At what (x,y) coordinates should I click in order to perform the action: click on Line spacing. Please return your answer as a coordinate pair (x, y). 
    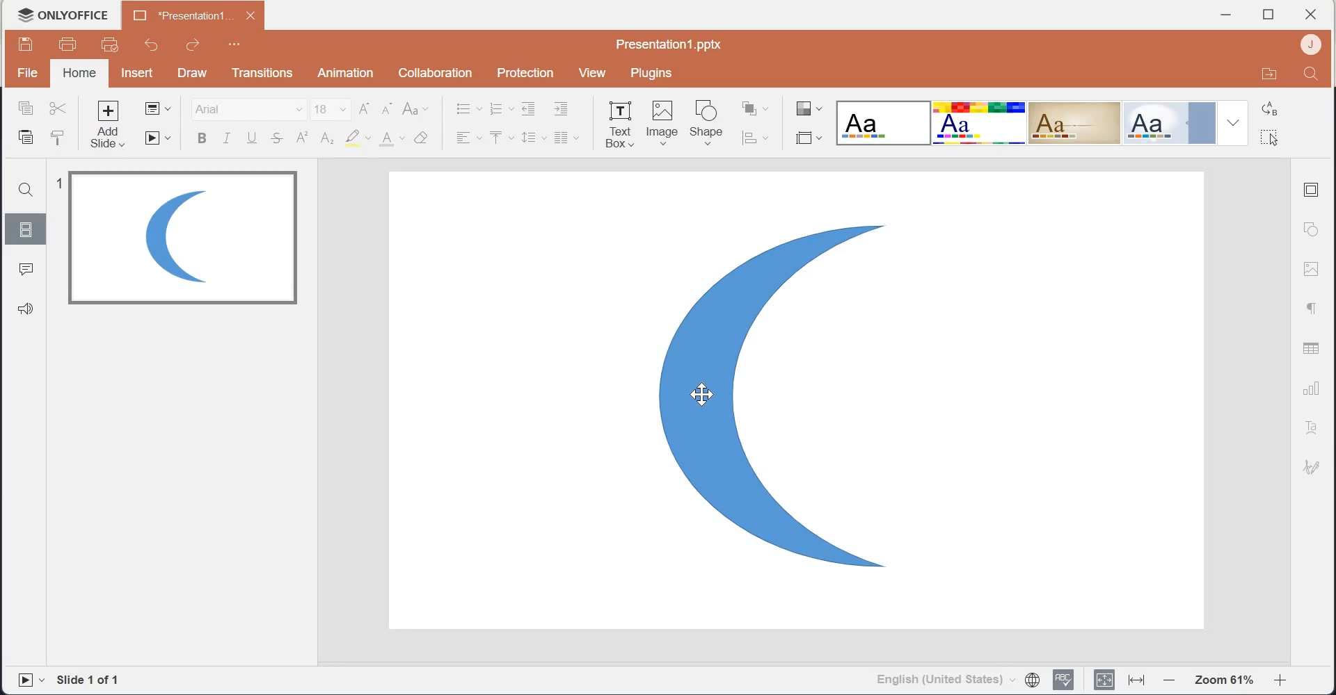
    Looking at the image, I should click on (534, 138).